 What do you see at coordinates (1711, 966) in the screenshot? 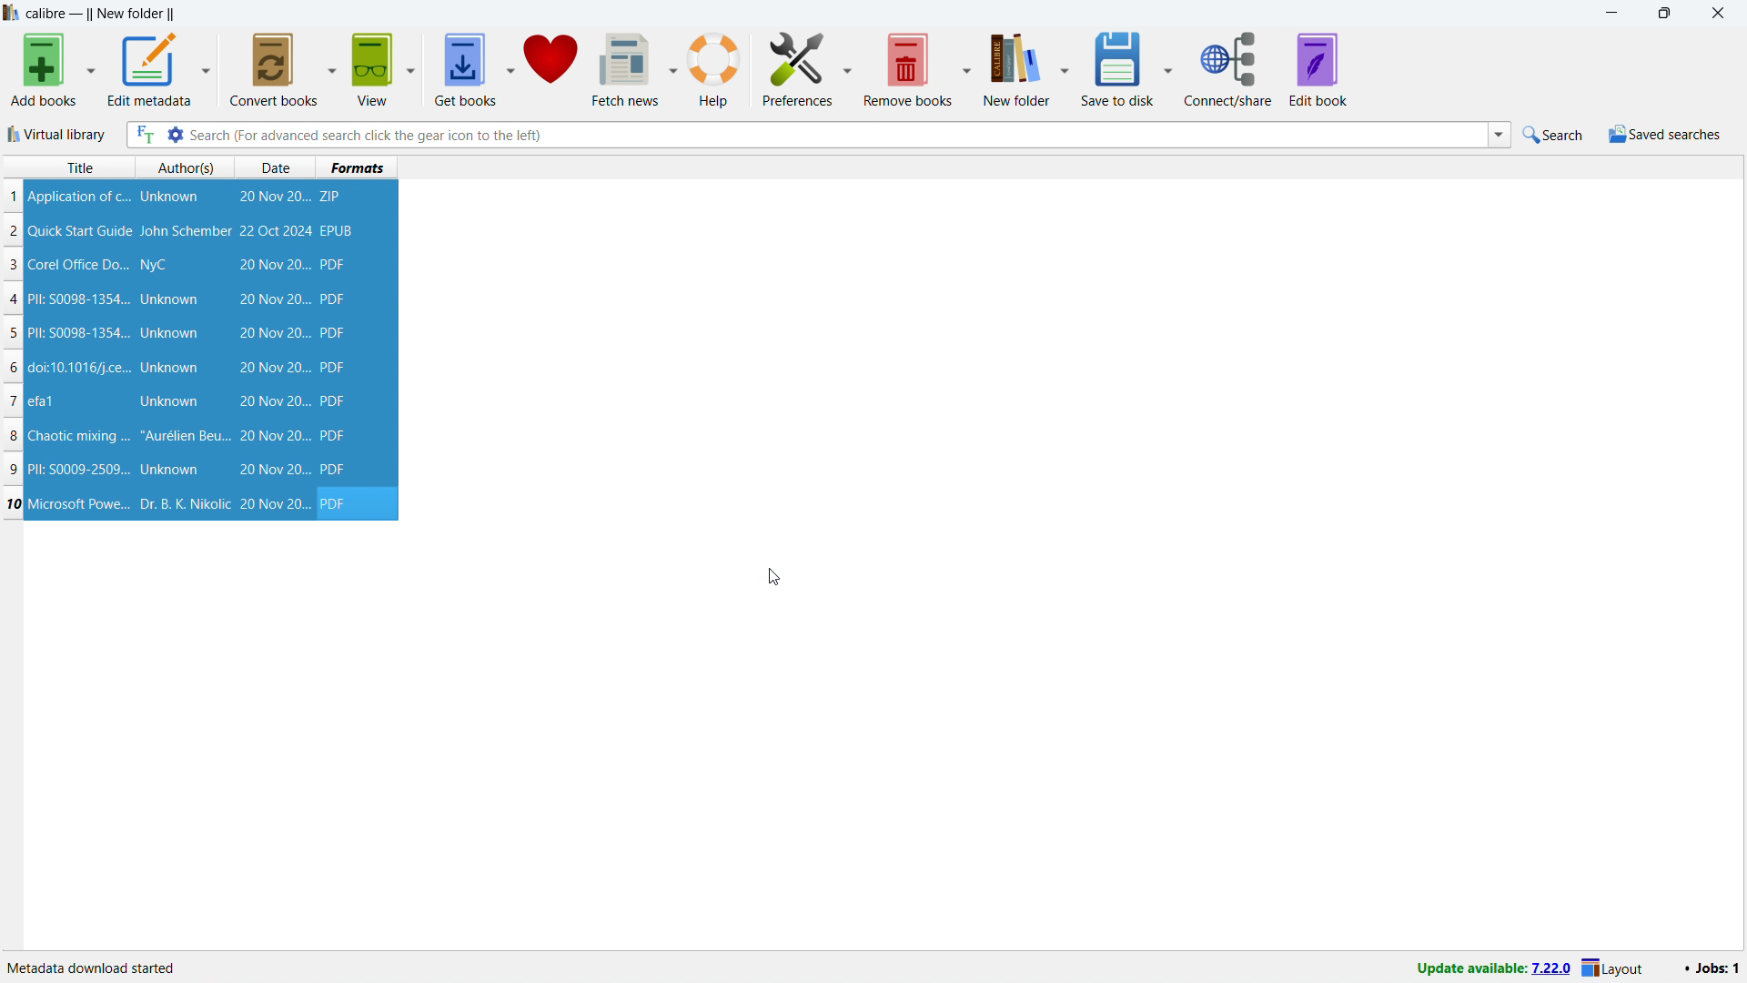
I see `active download` at bounding box center [1711, 966].